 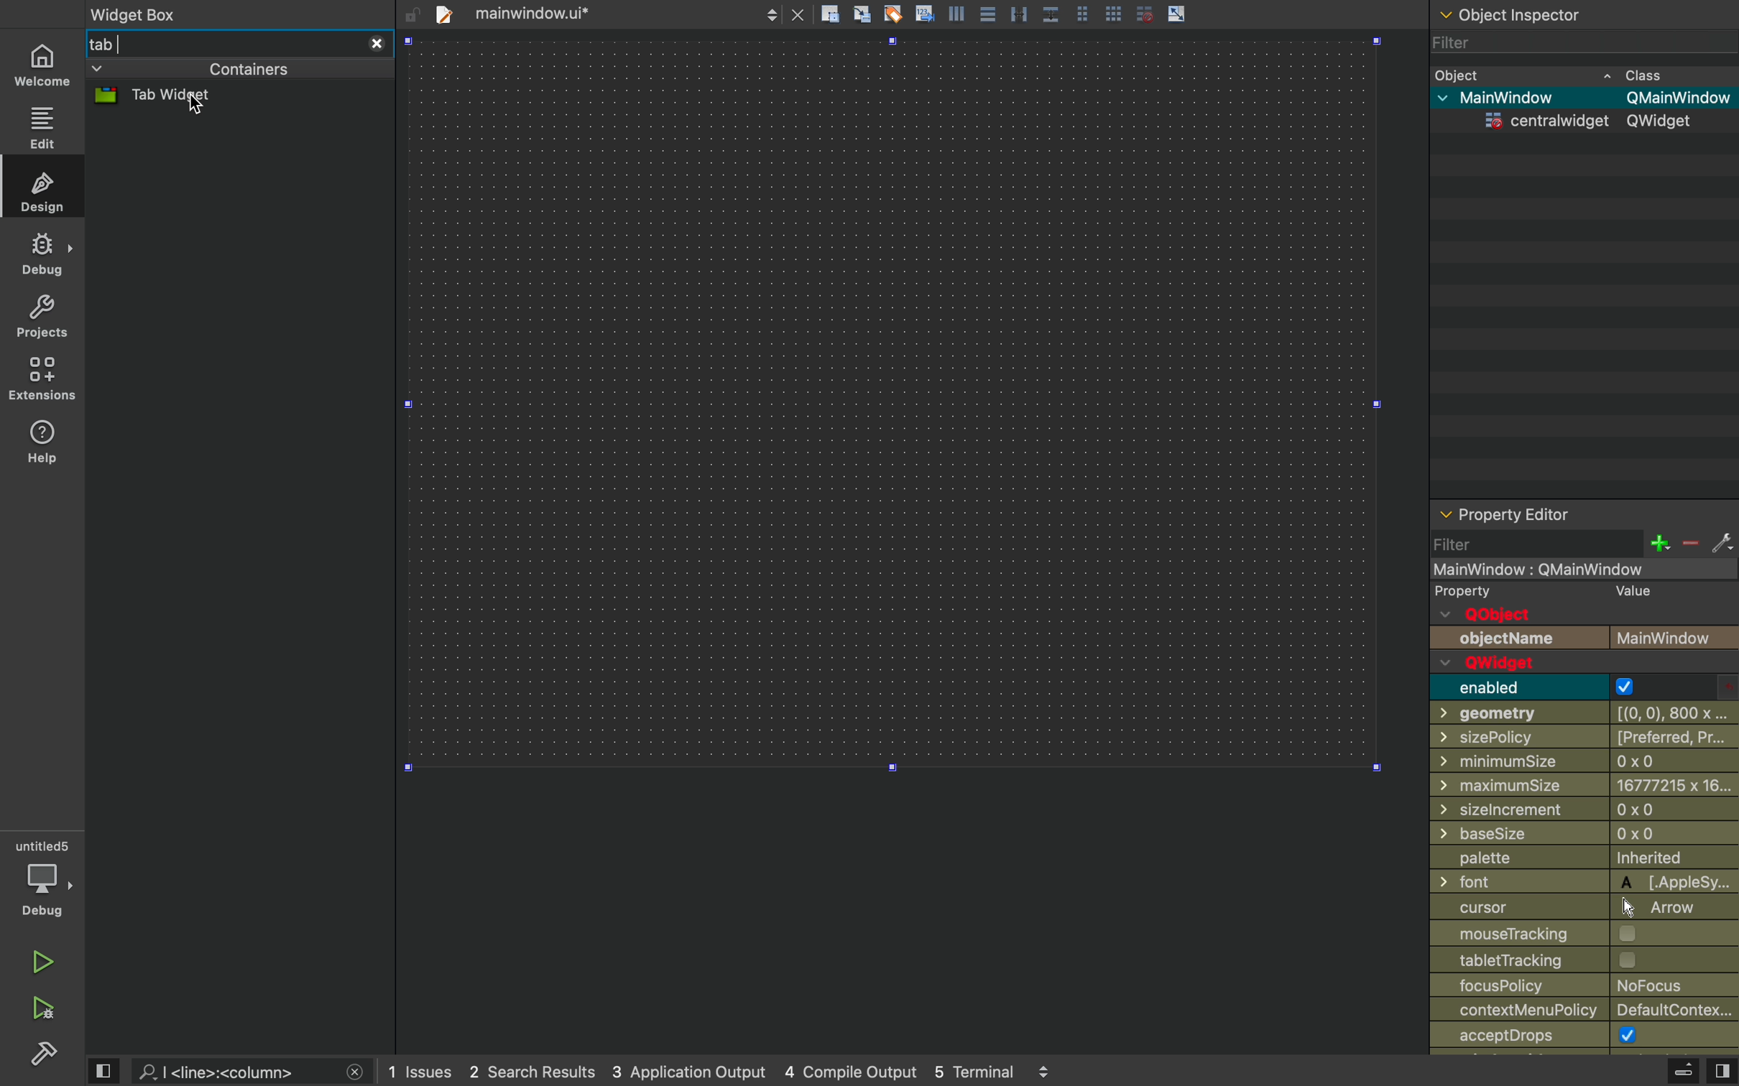 I want to click on view, so click(x=1722, y=1072).